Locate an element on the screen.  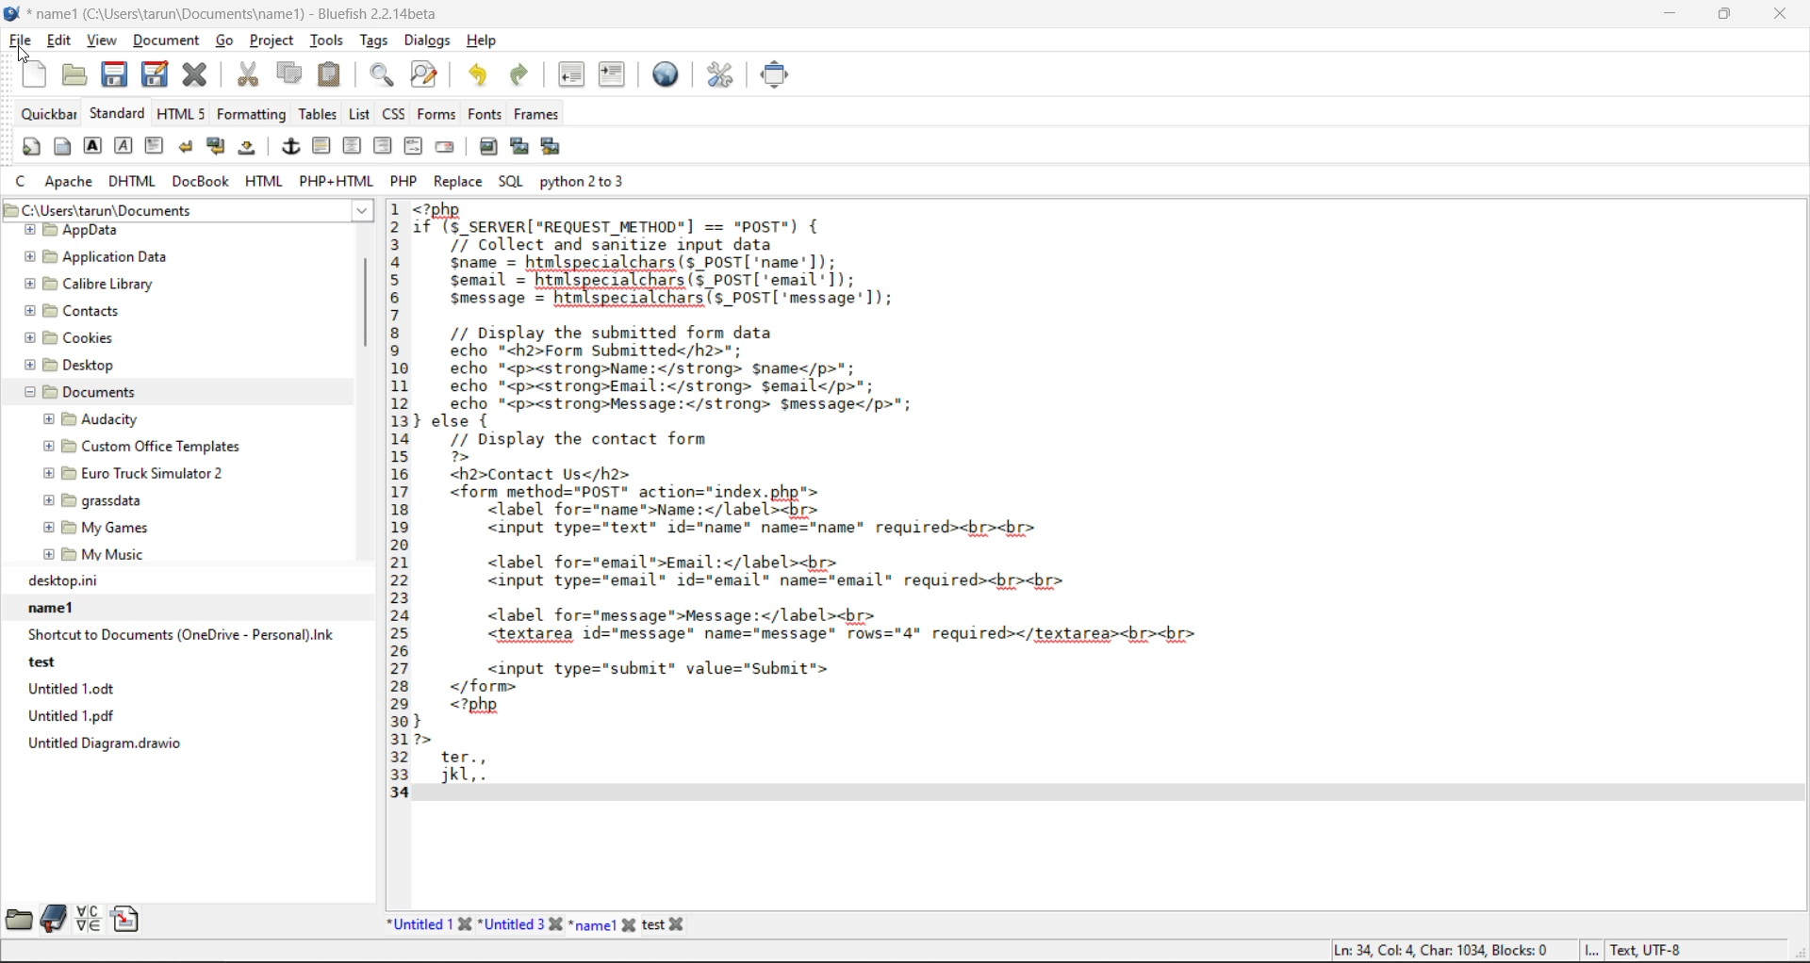
fonts  is located at coordinates (484, 114).